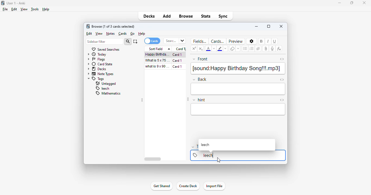 The image size is (371, 195). I want to click on preview, so click(236, 41).